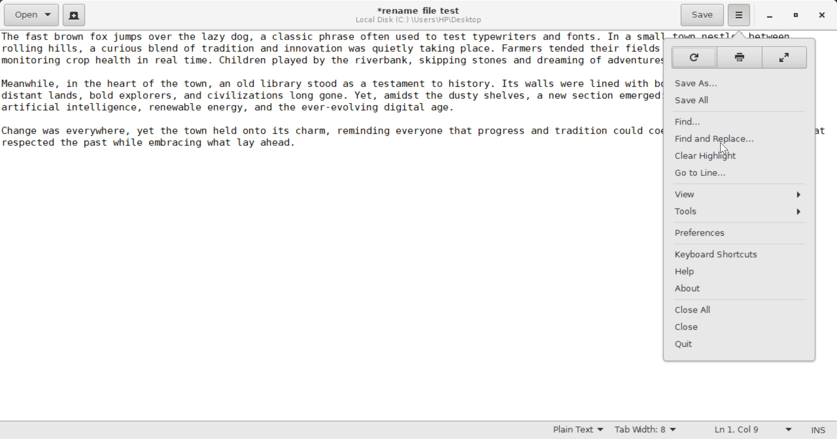 The image size is (837, 439). What do you see at coordinates (421, 21) in the screenshot?
I see `File Location` at bounding box center [421, 21].